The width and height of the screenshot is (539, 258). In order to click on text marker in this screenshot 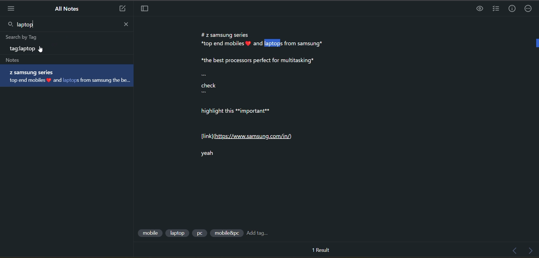, I will do `click(536, 42)`.